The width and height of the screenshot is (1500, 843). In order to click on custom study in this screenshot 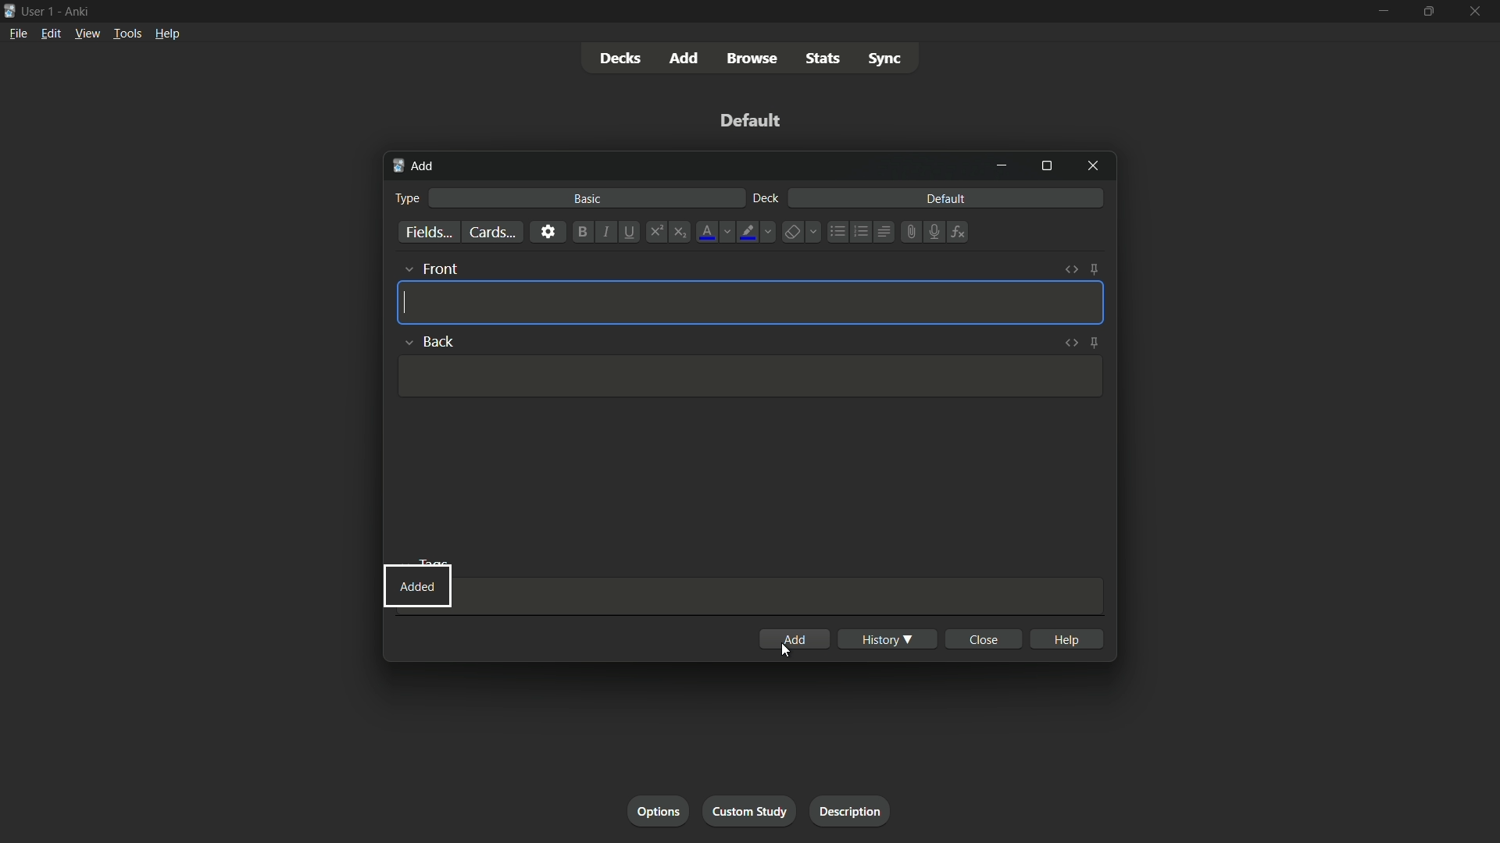, I will do `click(752, 810)`.